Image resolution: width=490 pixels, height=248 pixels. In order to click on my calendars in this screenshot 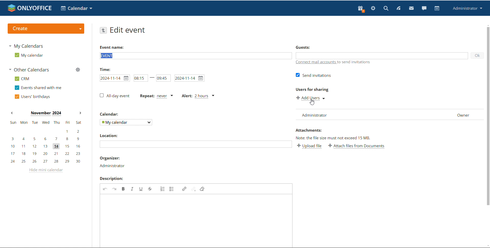, I will do `click(26, 46)`.